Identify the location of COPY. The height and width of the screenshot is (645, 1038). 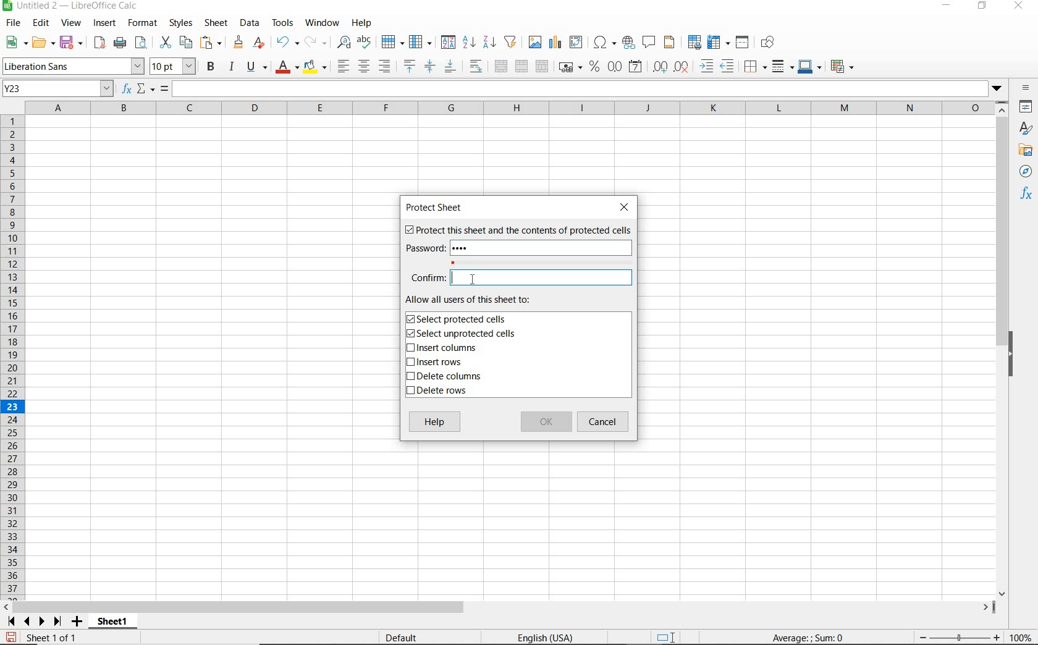
(186, 43).